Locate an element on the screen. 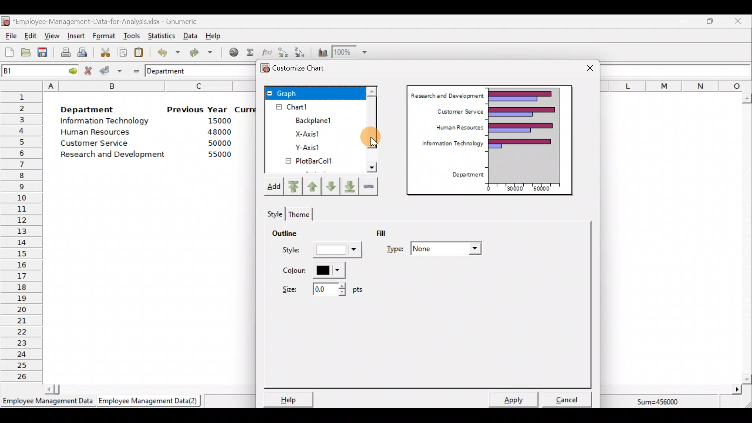  Information Technology is located at coordinates (106, 121).